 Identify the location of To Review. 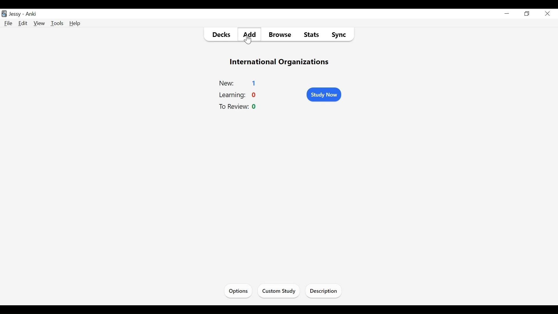
(233, 106).